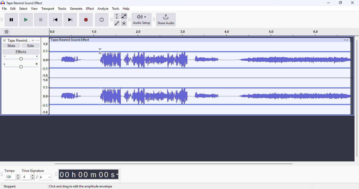 Image resolution: width=359 pixels, height=189 pixels. Describe the element at coordinates (4, 9) in the screenshot. I see `file` at that location.